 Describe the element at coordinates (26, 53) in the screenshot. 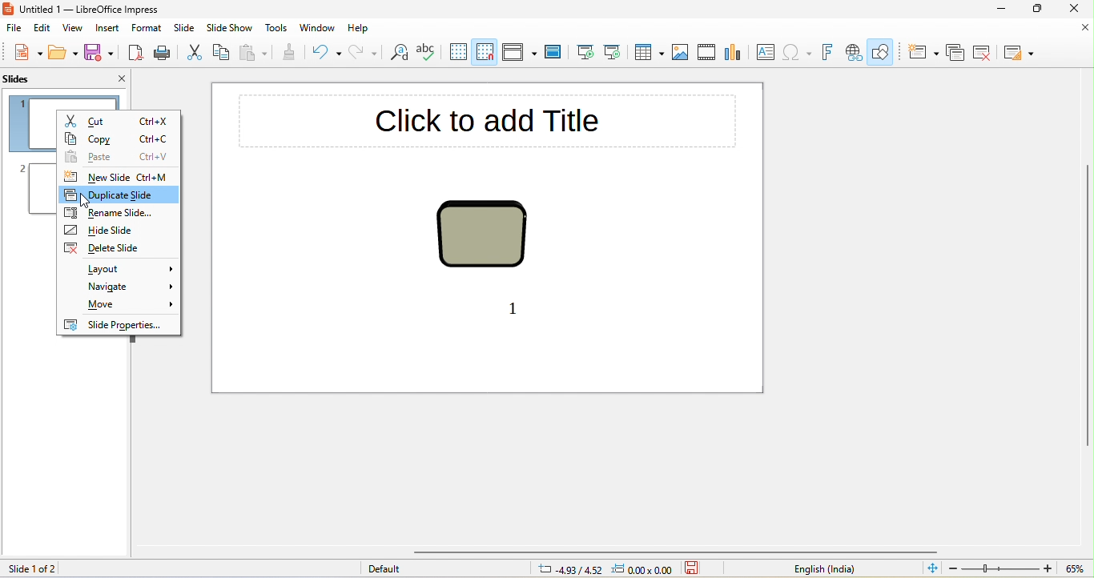

I see `new` at that location.